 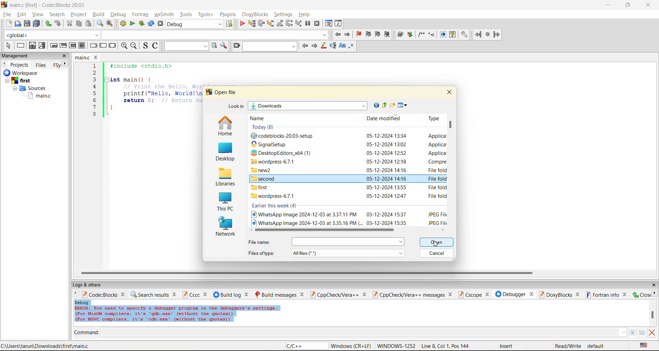 What do you see at coordinates (261, 24) in the screenshot?
I see `next line` at bounding box center [261, 24].